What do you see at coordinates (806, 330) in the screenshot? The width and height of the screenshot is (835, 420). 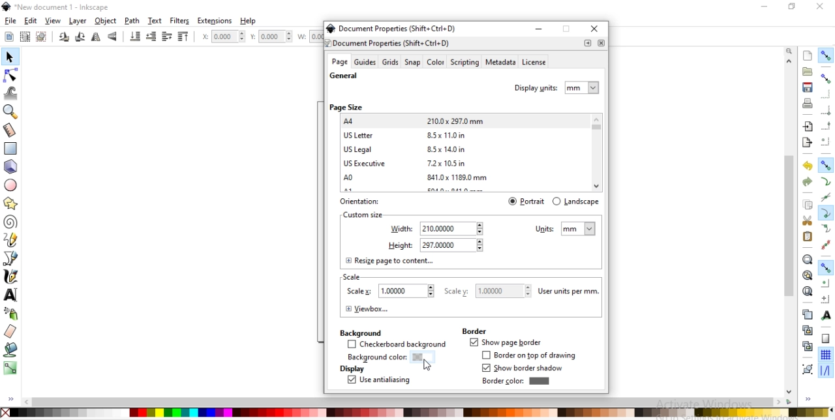 I see `create a clone` at bounding box center [806, 330].